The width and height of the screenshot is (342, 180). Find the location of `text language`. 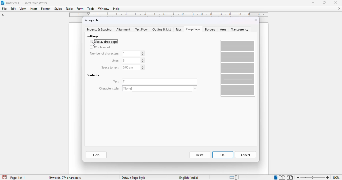

text language is located at coordinates (189, 177).